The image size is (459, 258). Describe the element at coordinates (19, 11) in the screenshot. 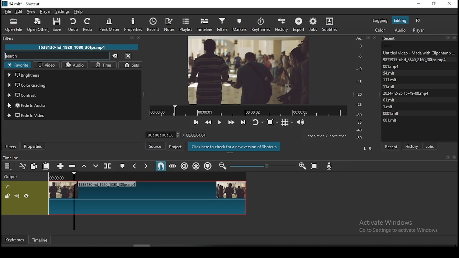

I see `edit` at that location.